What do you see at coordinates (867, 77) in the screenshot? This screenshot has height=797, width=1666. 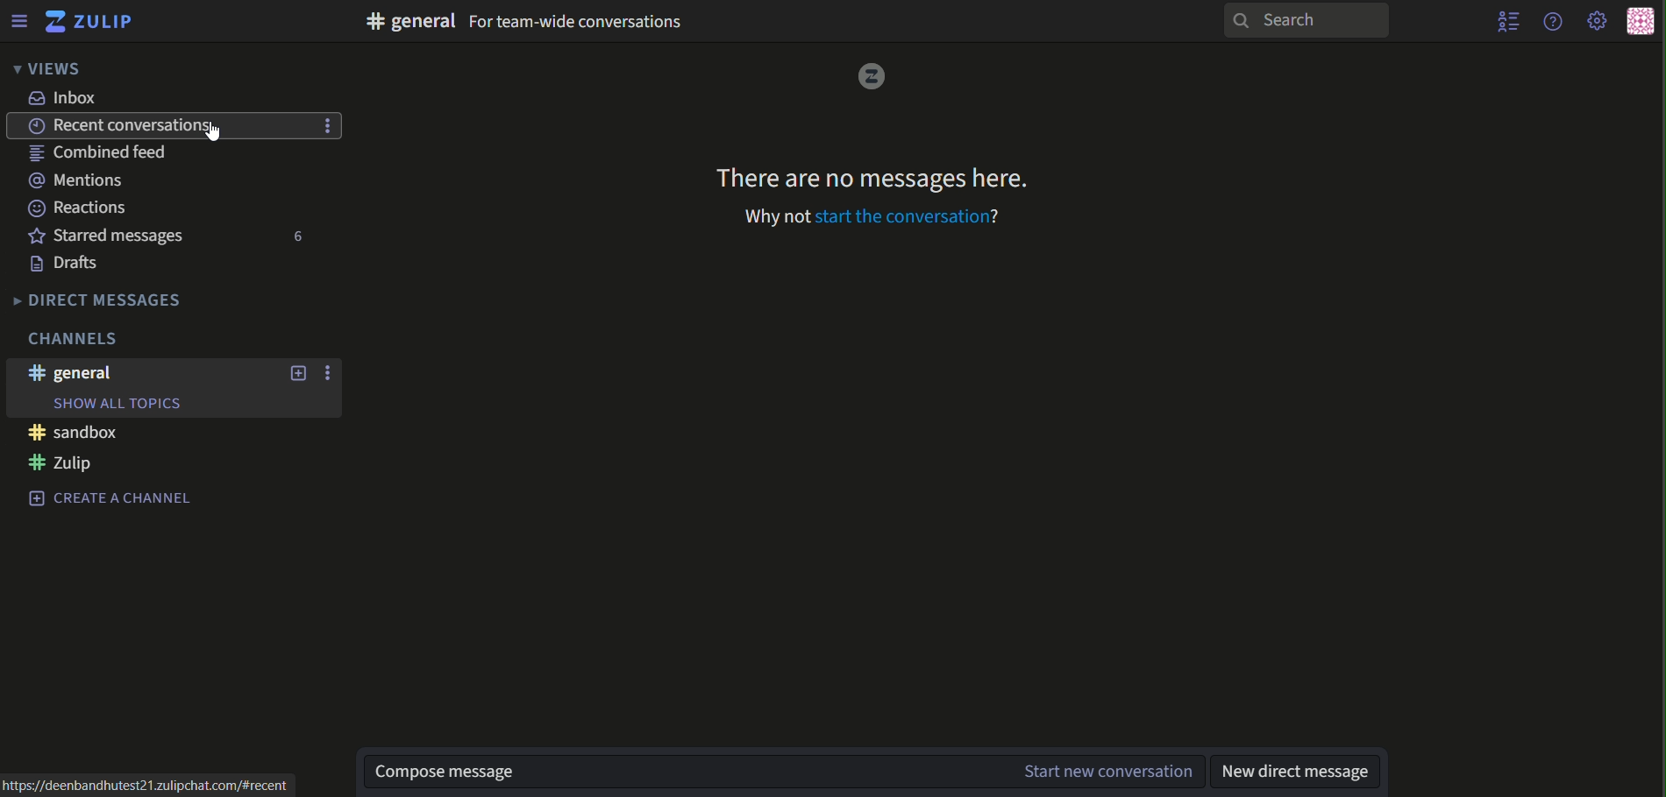 I see `logo` at bounding box center [867, 77].